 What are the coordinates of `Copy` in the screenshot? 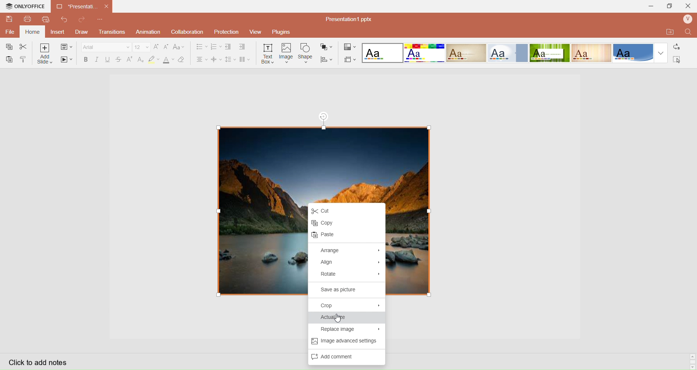 It's located at (9, 47).